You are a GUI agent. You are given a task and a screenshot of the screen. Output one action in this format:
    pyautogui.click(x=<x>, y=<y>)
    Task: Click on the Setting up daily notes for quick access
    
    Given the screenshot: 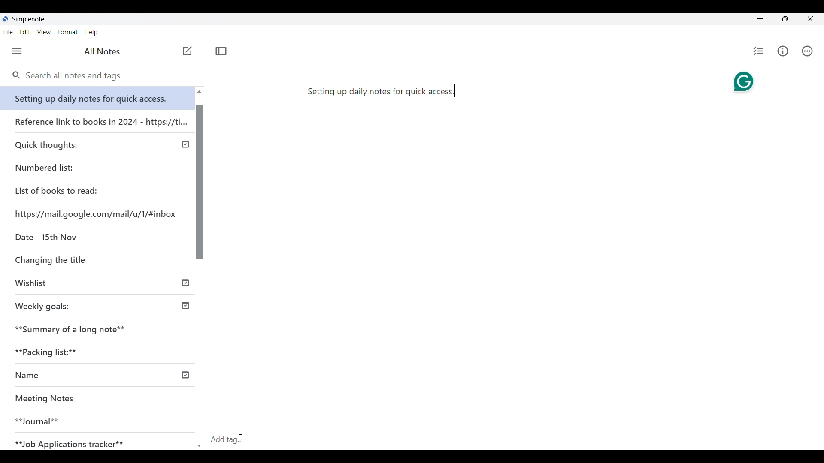 What is the action you would take?
    pyautogui.click(x=99, y=96)
    